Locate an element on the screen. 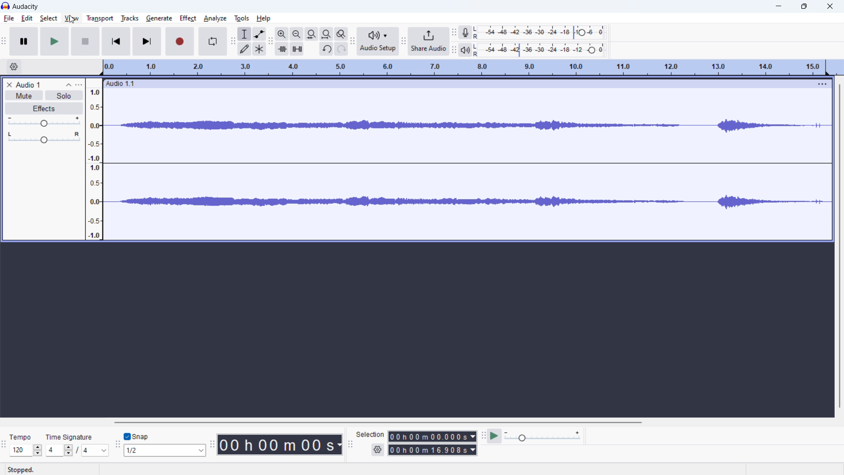 This screenshot has width=844, height=475. horizontal scrollbar is located at coordinates (380, 423).